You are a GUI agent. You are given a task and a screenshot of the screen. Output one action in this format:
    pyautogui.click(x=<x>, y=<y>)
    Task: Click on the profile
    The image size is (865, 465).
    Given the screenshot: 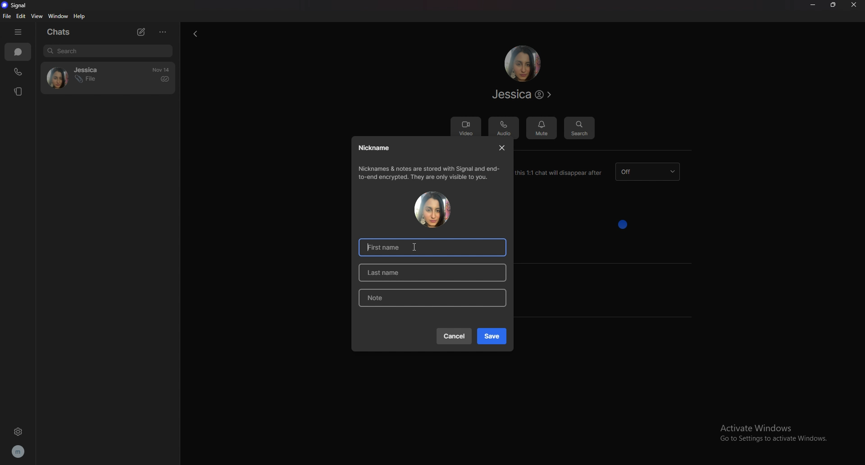 What is the action you would take?
    pyautogui.click(x=22, y=452)
    